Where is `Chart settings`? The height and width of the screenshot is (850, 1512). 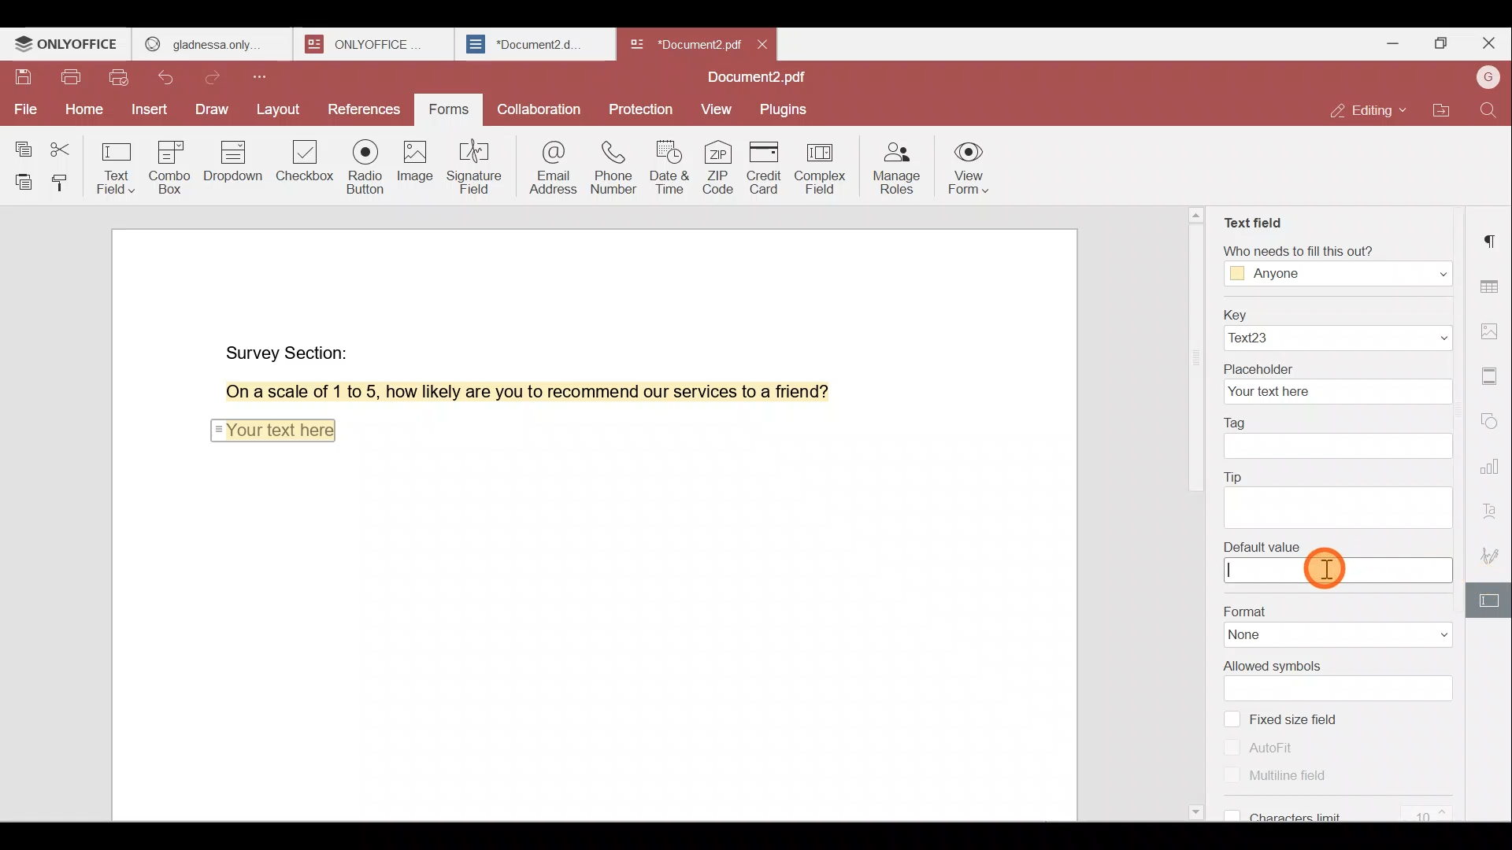 Chart settings is located at coordinates (1494, 458).